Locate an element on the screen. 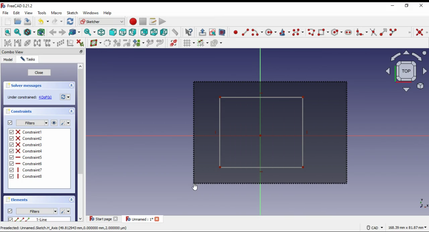 Image resolution: width=429 pixels, height=232 pixels. refresh is located at coordinates (65, 97).